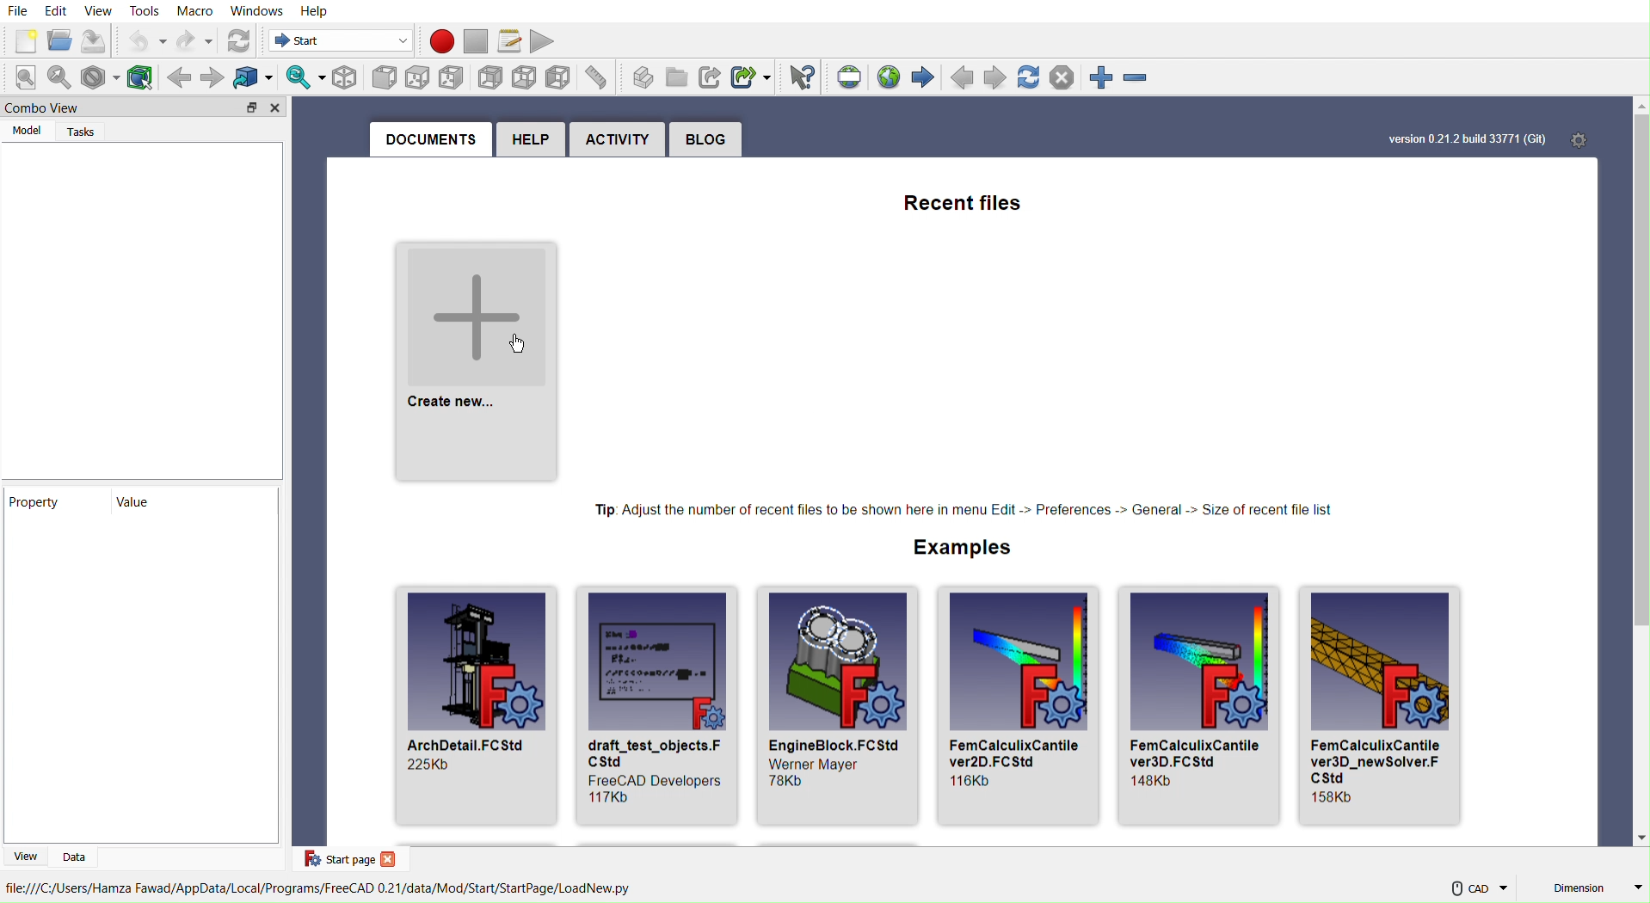 Image resolution: width=1650 pixels, height=903 pixels. I want to click on Combo View, so click(145, 107).